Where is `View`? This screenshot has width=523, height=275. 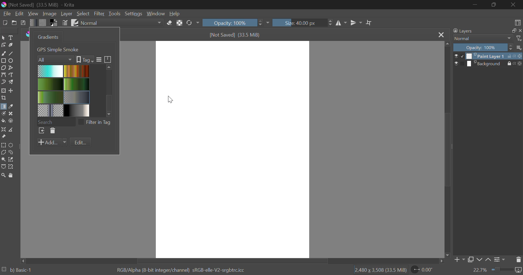 View is located at coordinates (33, 14).